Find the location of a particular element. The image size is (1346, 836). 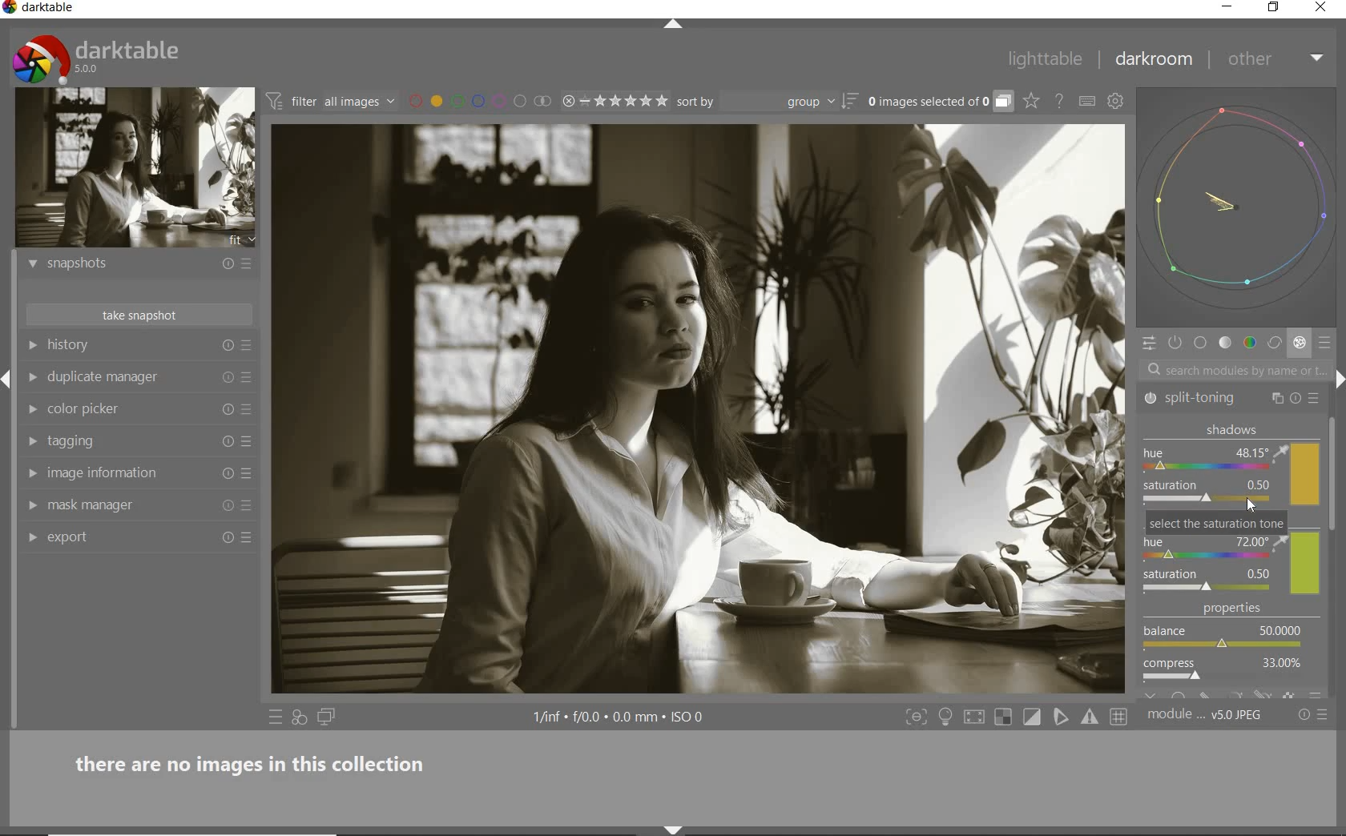

reset is located at coordinates (227, 508).